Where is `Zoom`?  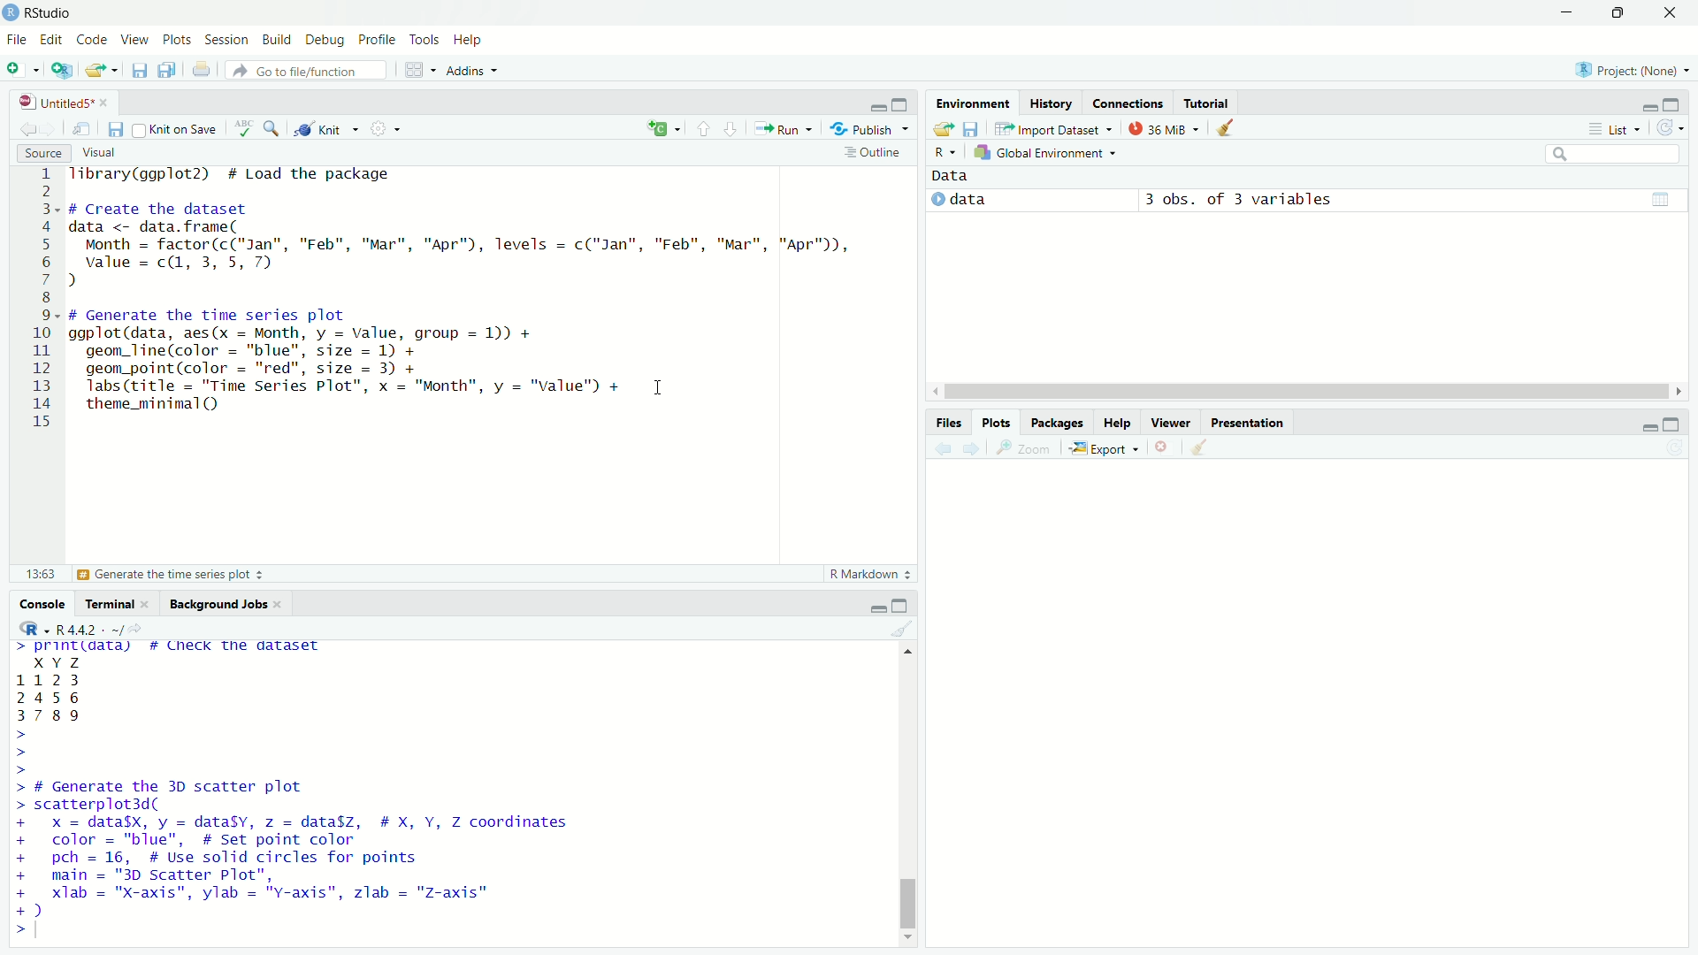
Zoom is located at coordinates (1022, 449).